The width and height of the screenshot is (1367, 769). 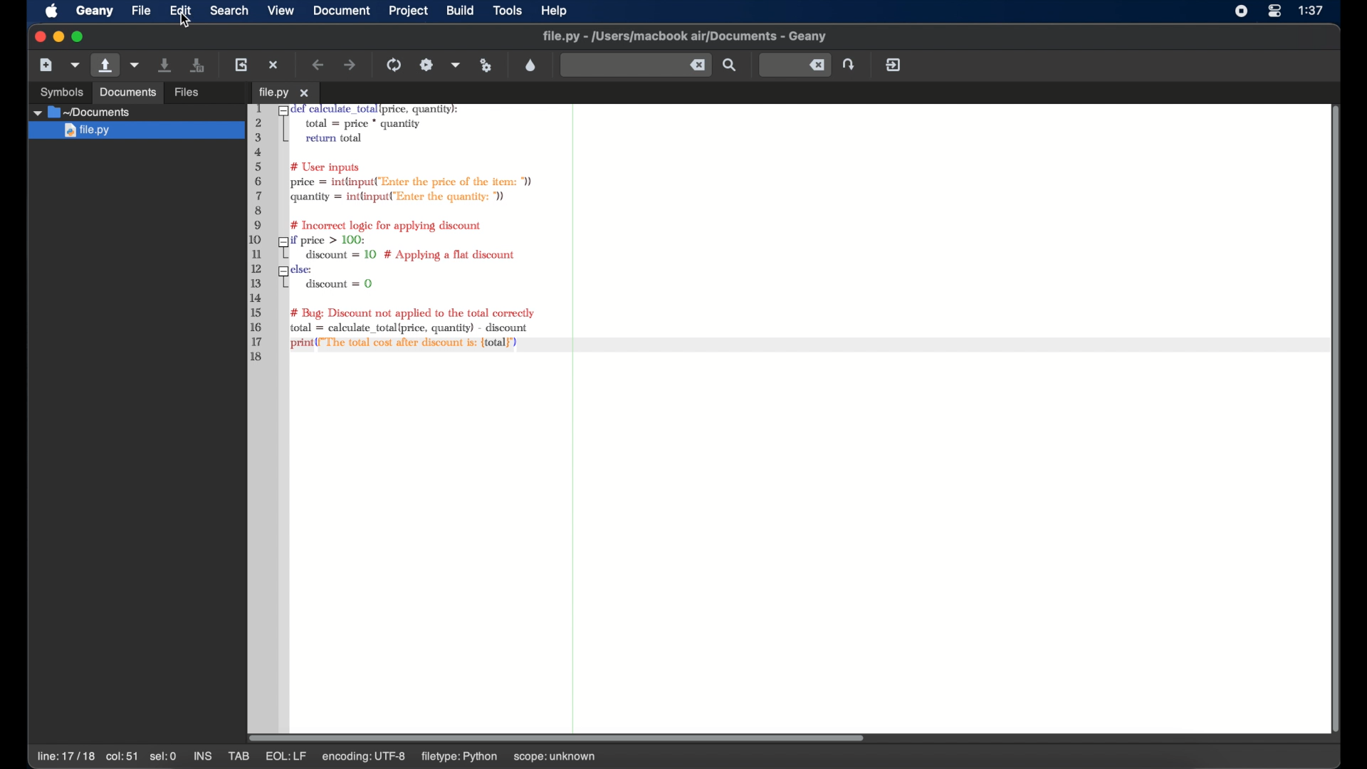 What do you see at coordinates (342, 11) in the screenshot?
I see `document` at bounding box center [342, 11].